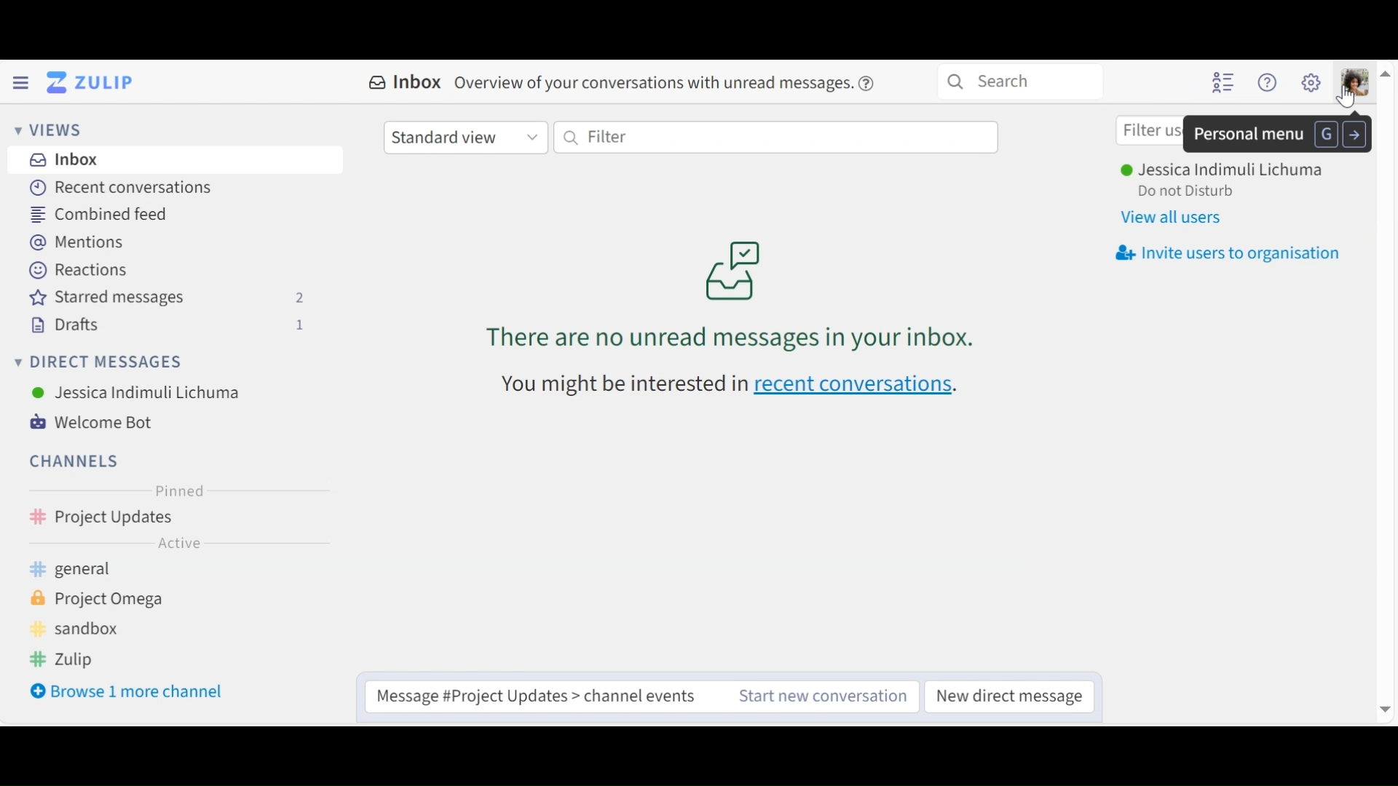  Describe the element at coordinates (1355, 136) in the screenshot. I see `go` at that location.